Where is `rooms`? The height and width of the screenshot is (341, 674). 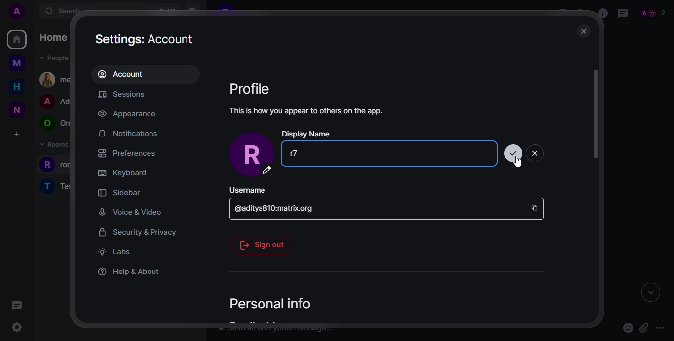
rooms is located at coordinates (55, 166).